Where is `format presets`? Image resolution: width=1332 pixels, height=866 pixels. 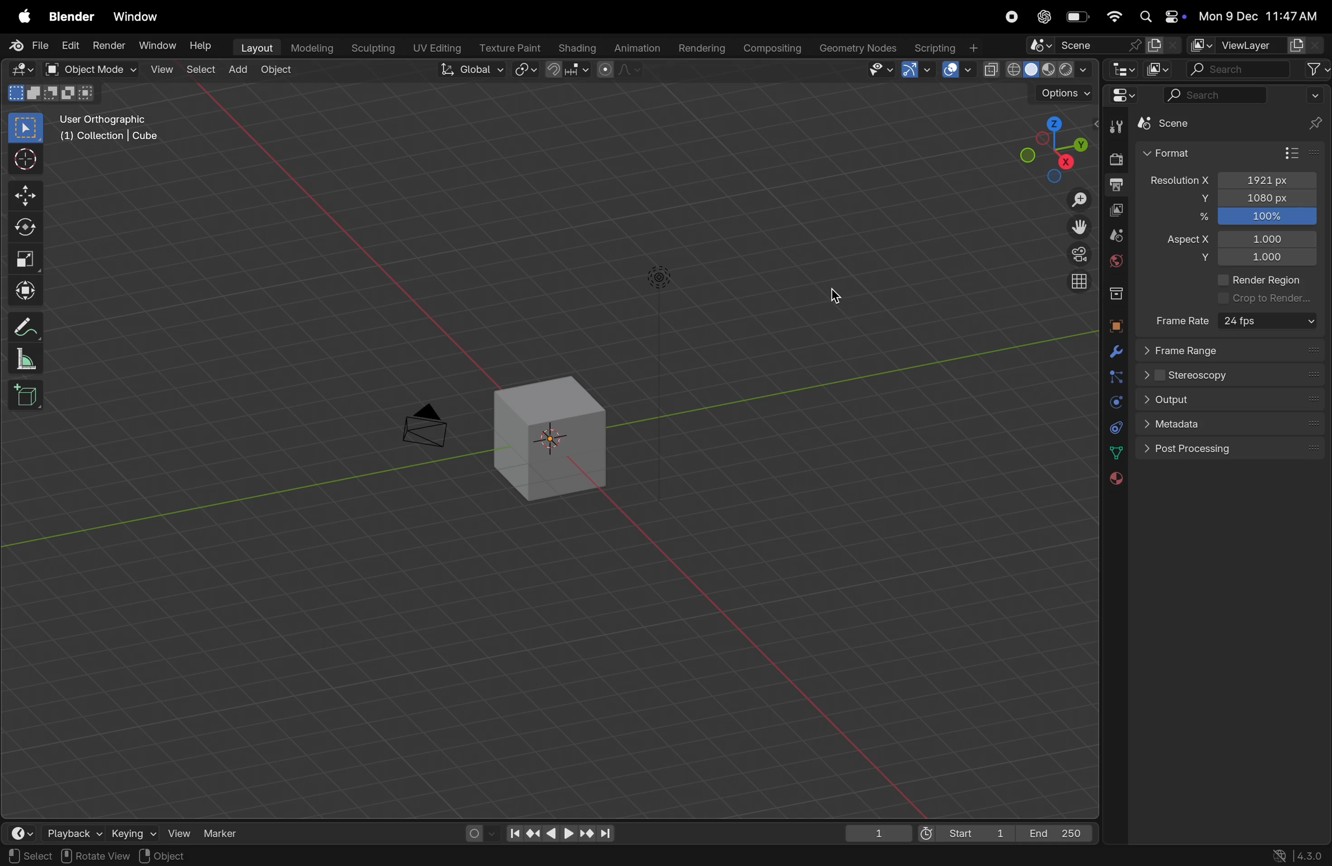
format presets is located at coordinates (1300, 152).